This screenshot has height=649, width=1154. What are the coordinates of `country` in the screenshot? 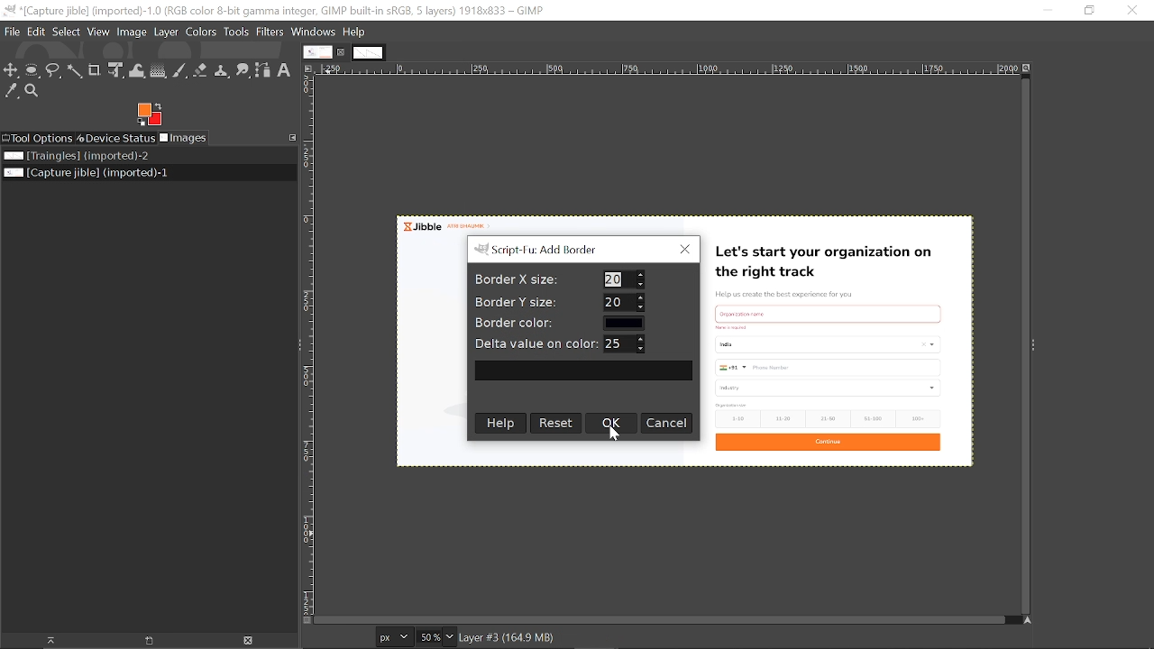 It's located at (828, 343).